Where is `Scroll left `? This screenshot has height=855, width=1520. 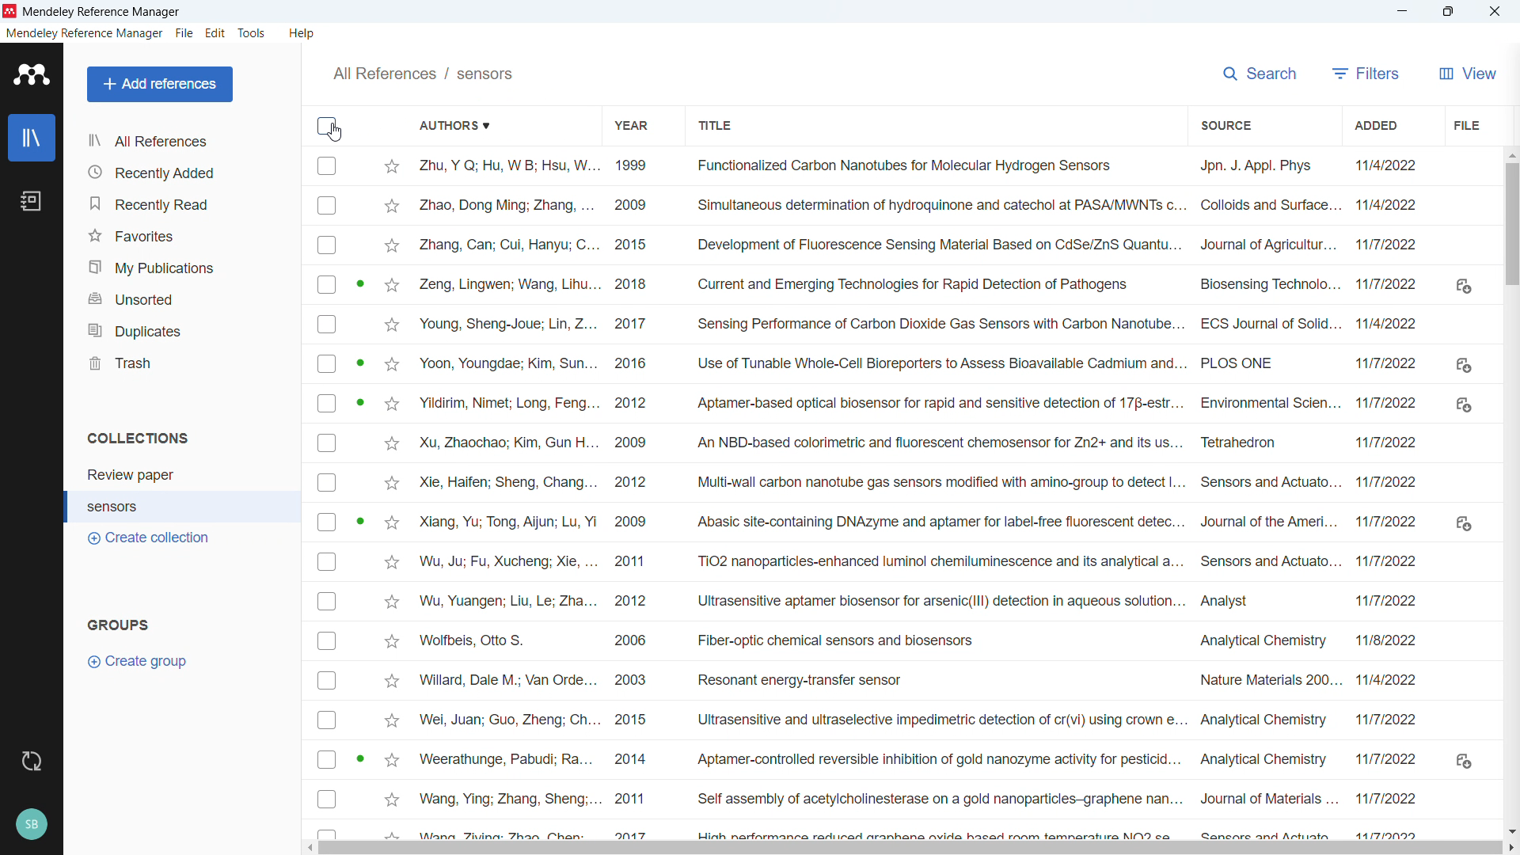 Scroll left  is located at coordinates (307, 849).